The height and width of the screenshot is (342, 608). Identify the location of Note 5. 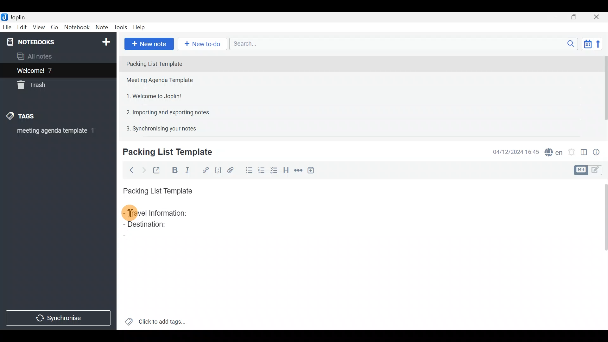
(159, 128).